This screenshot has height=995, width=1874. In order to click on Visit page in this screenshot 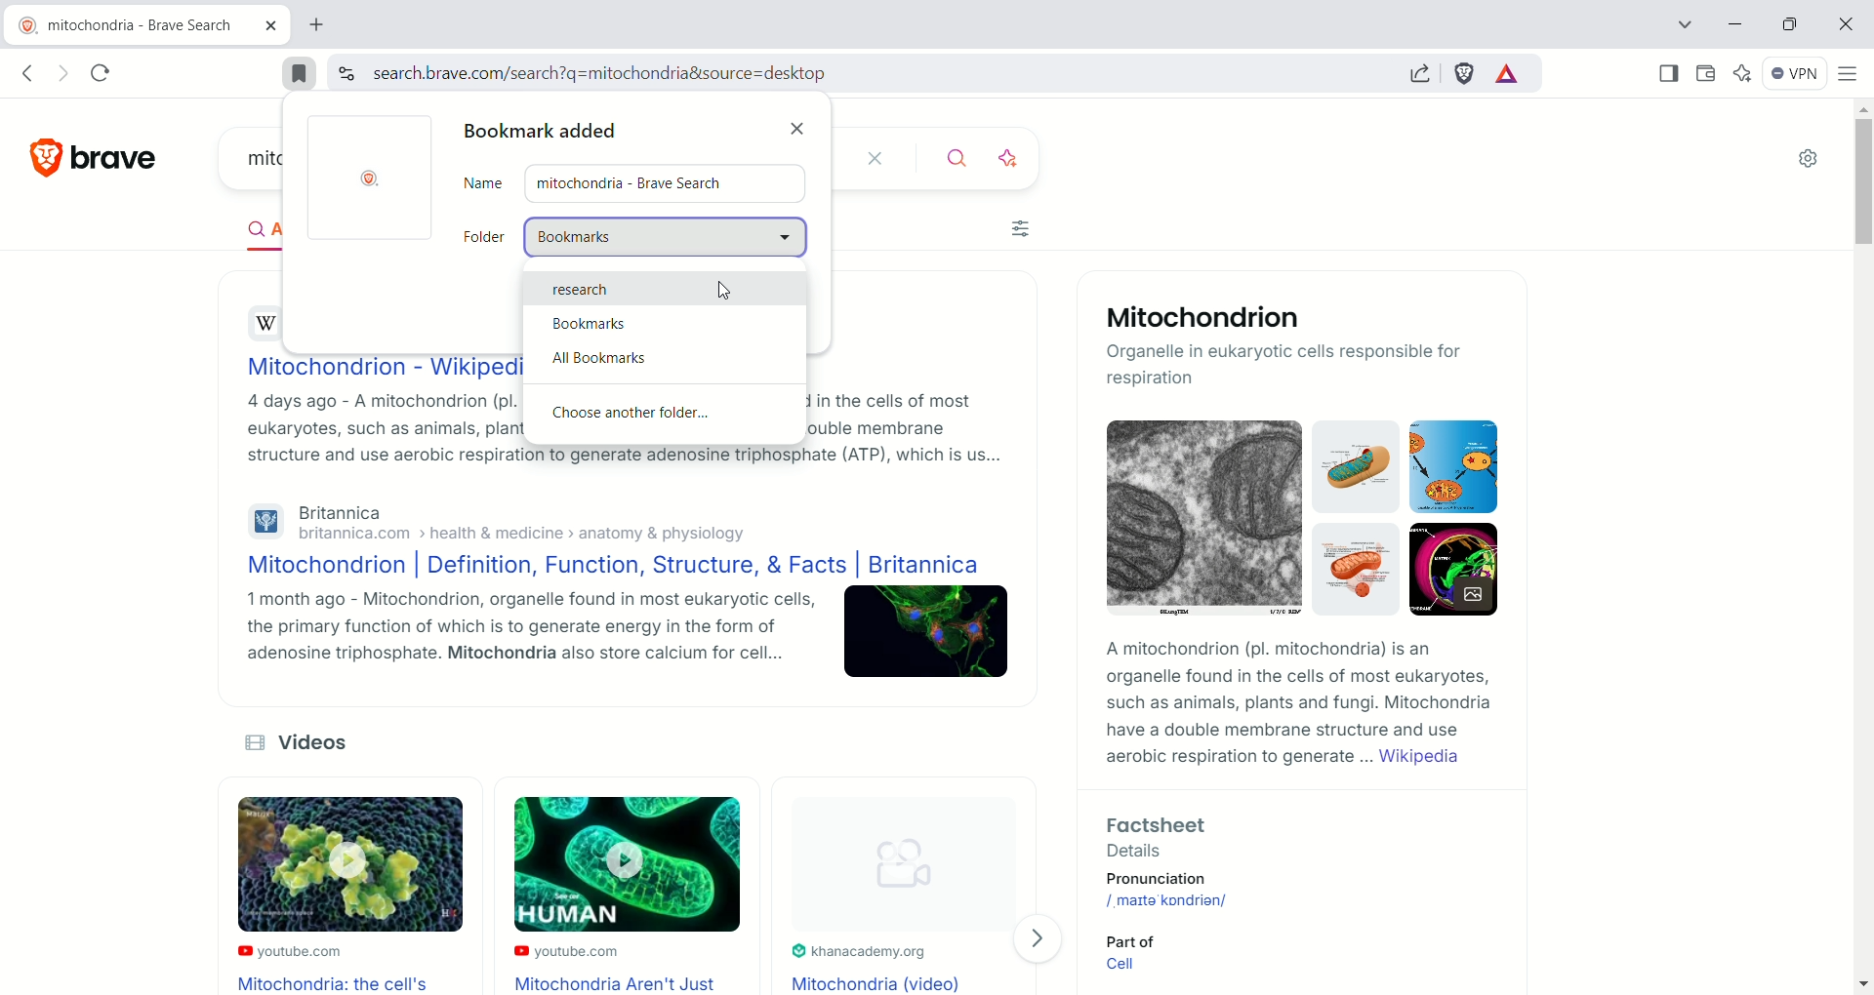, I will do `click(1043, 938)`.